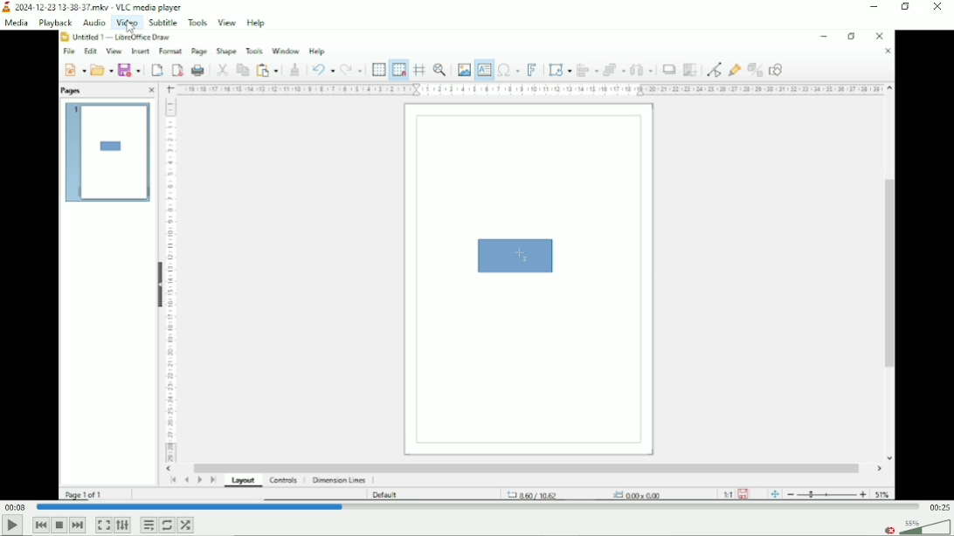 The width and height of the screenshot is (954, 536). What do you see at coordinates (476, 266) in the screenshot?
I see `Video` at bounding box center [476, 266].